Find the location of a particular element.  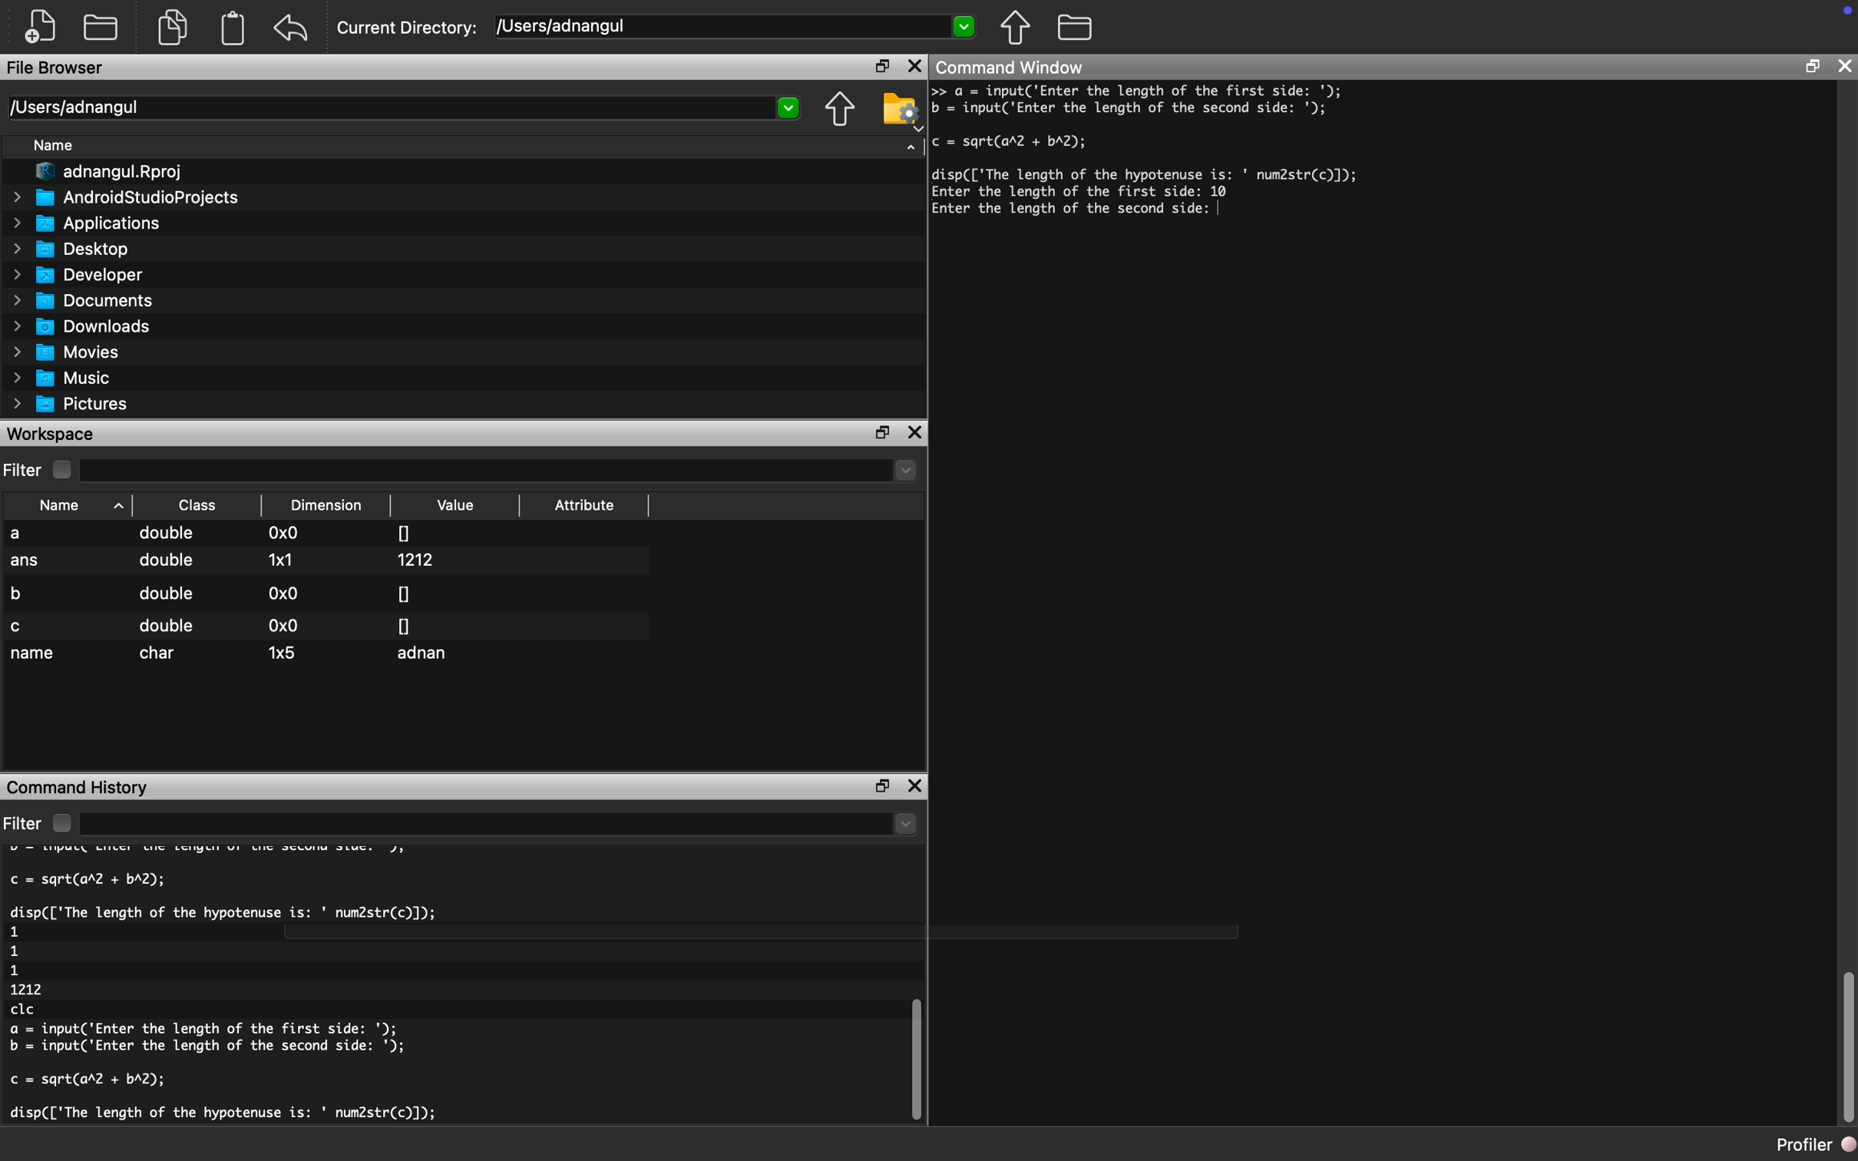

 Movies is located at coordinates (68, 352).